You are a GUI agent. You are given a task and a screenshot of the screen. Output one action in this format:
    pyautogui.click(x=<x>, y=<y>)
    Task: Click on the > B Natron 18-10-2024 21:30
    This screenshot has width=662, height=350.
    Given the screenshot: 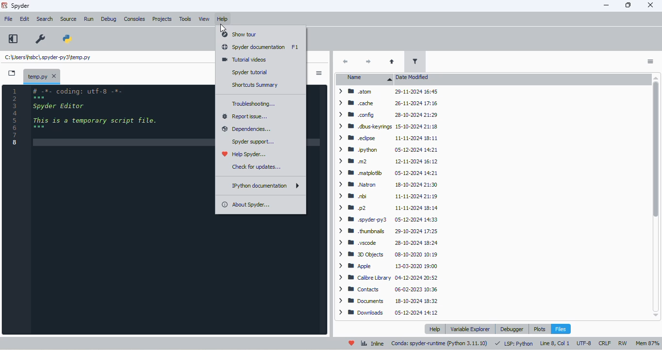 What is the action you would take?
    pyautogui.click(x=387, y=185)
    